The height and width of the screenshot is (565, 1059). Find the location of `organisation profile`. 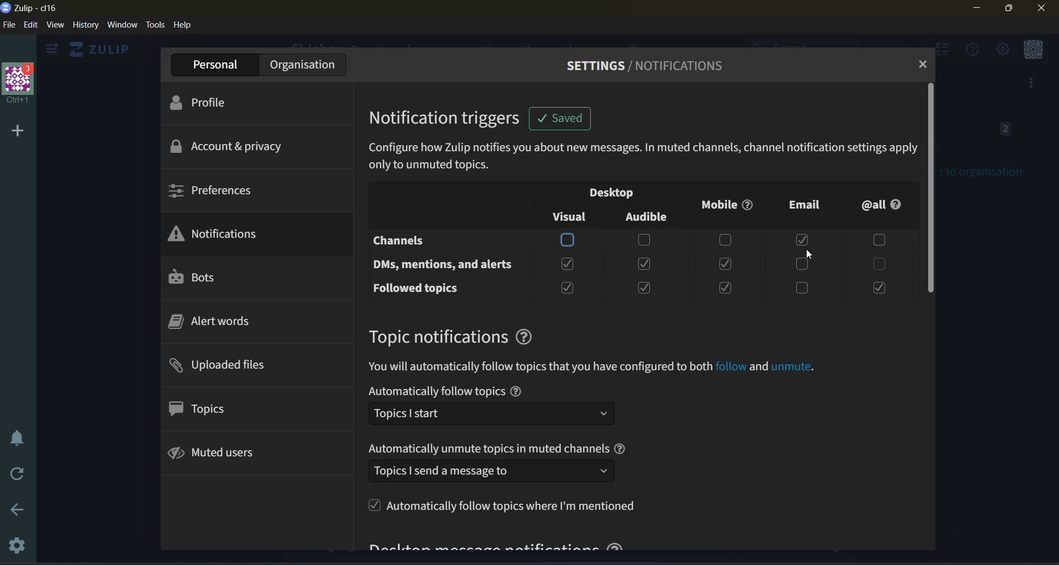

organisation profile is located at coordinates (17, 83).